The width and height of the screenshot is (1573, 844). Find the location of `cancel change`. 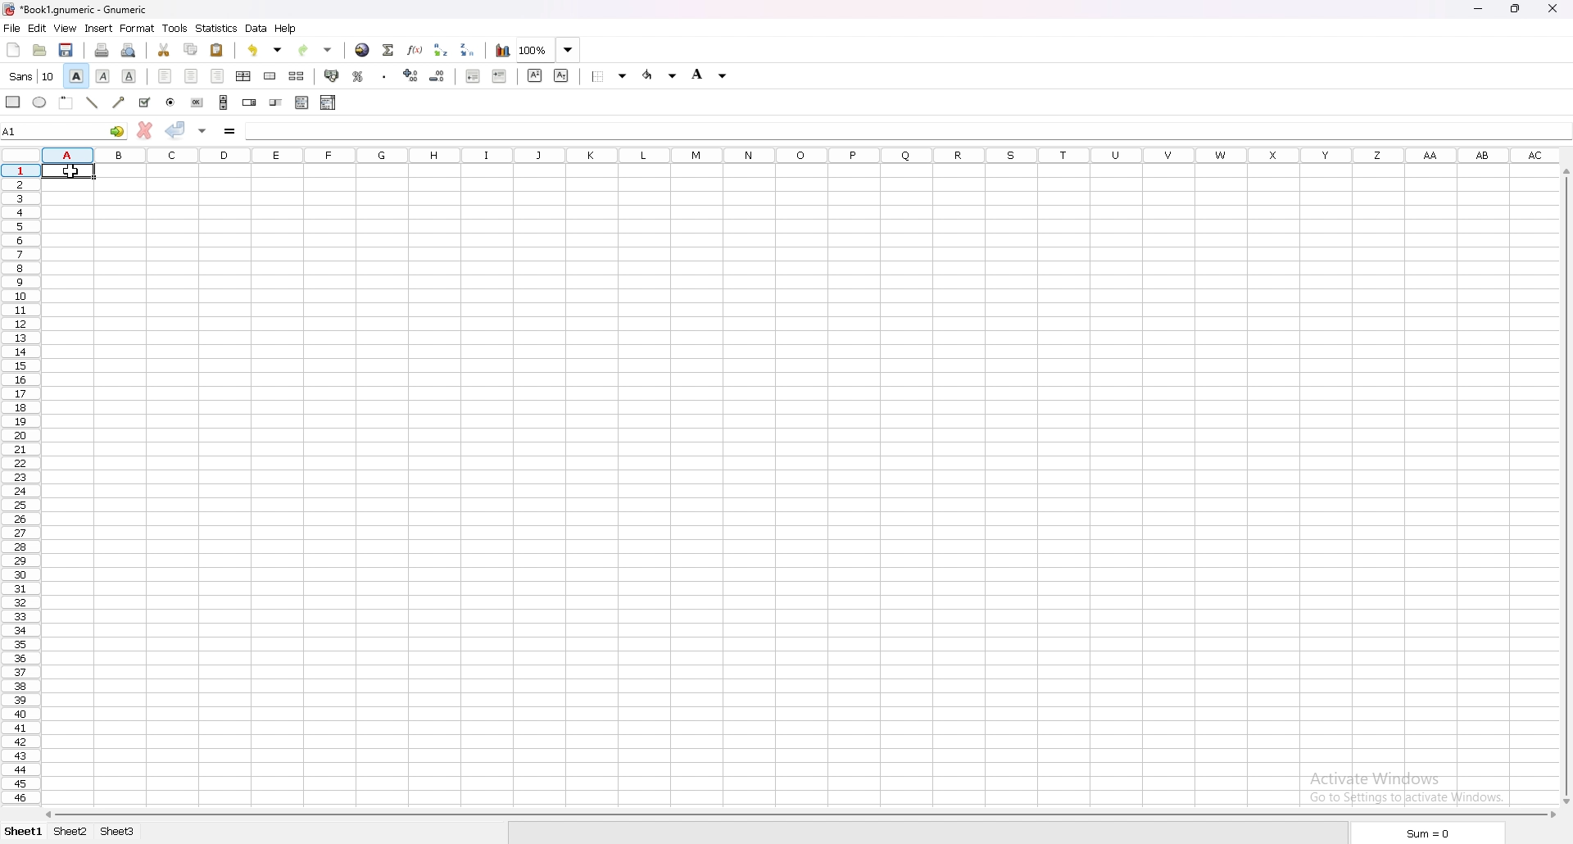

cancel change is located at coordinates (146, 130).